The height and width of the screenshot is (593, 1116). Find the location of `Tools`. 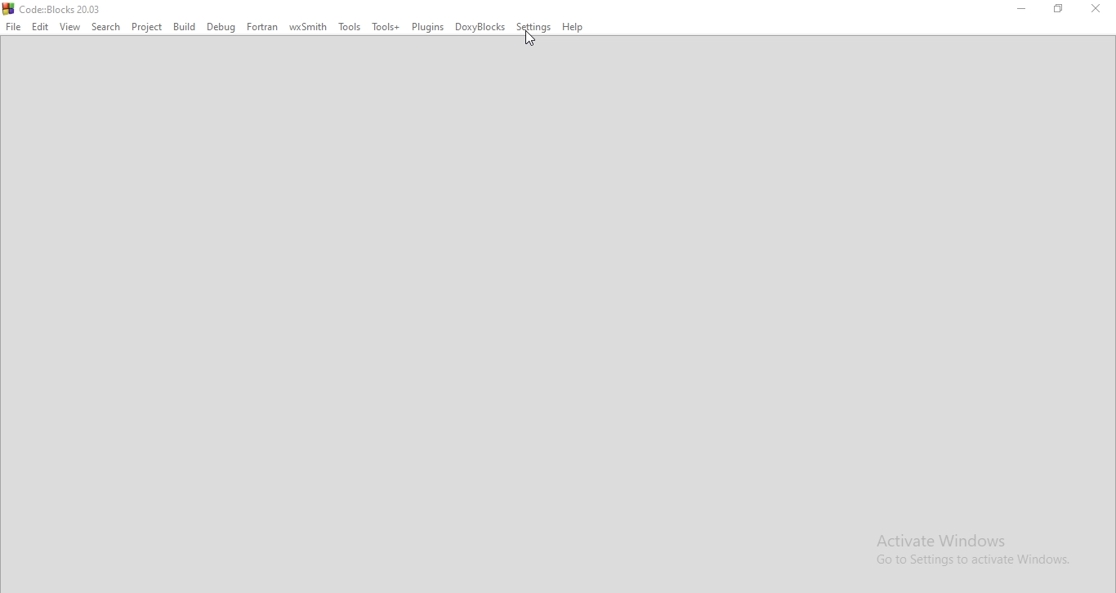

Tools is located at coordinates (351, 29).